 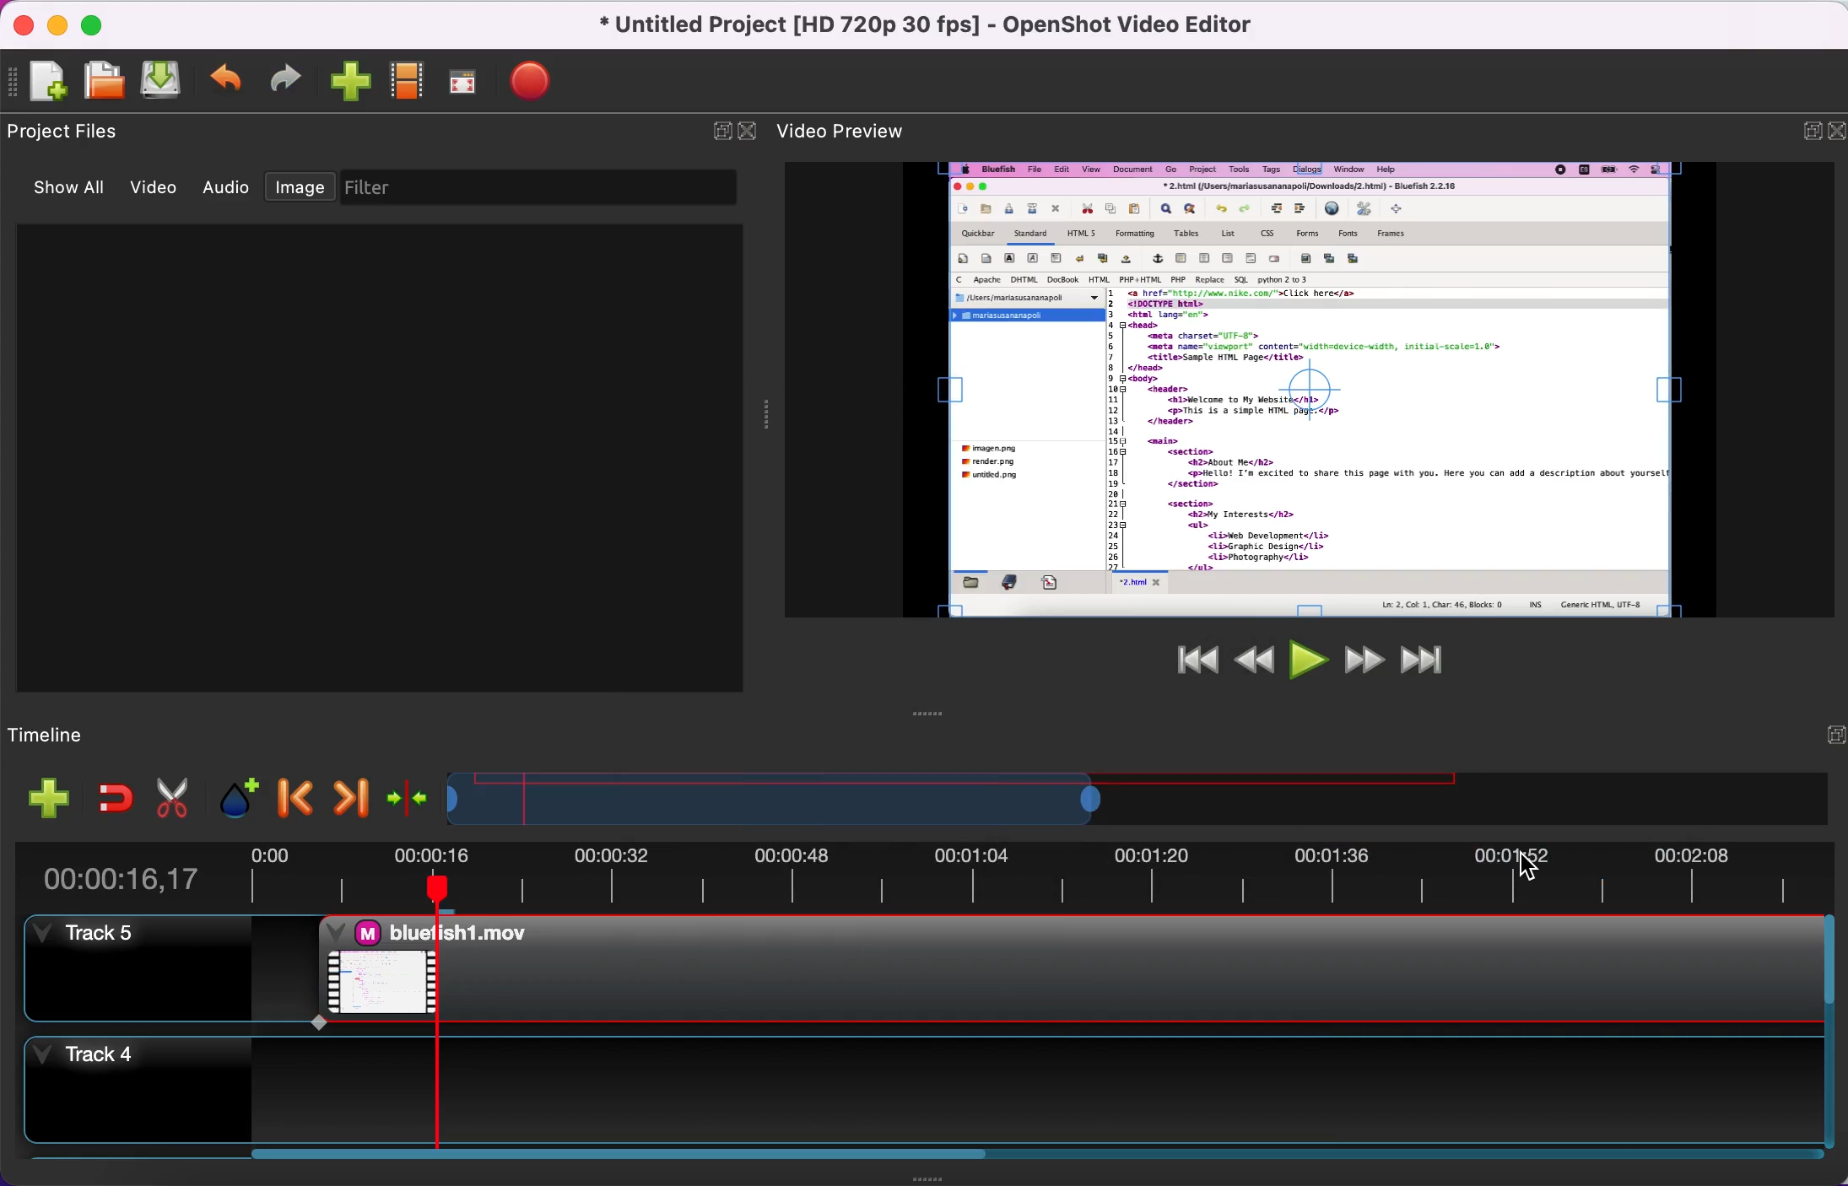 I want to click on audio, so click(x=226, y=190).